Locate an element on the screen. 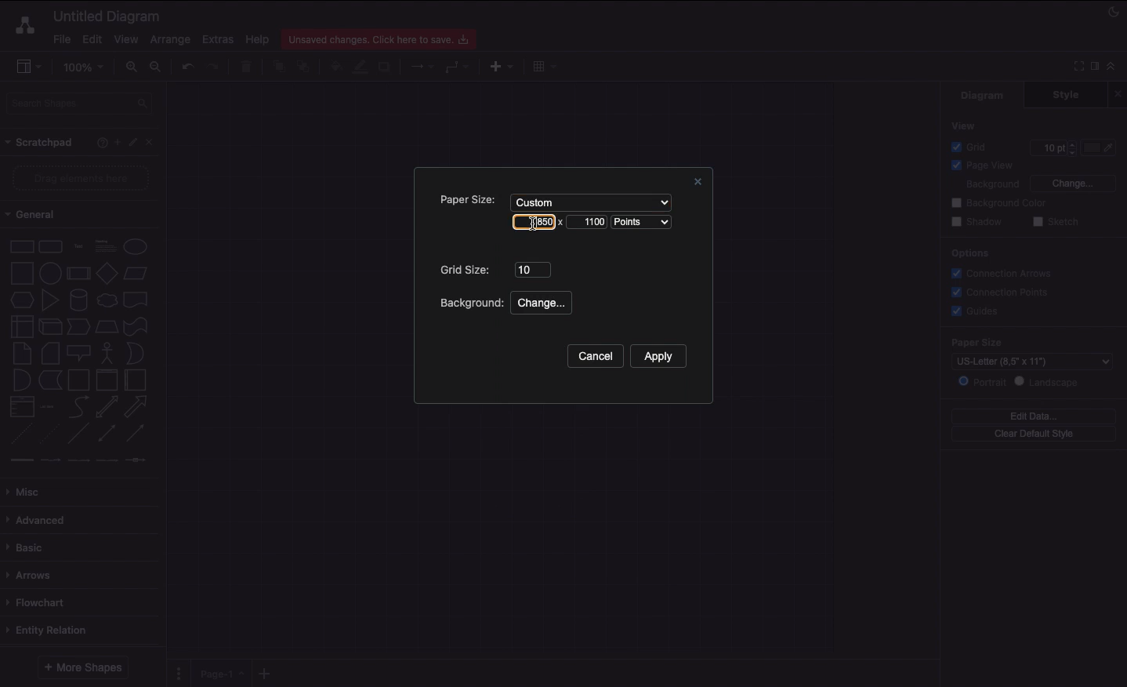  Arrow is located at coordinates (136, 407).